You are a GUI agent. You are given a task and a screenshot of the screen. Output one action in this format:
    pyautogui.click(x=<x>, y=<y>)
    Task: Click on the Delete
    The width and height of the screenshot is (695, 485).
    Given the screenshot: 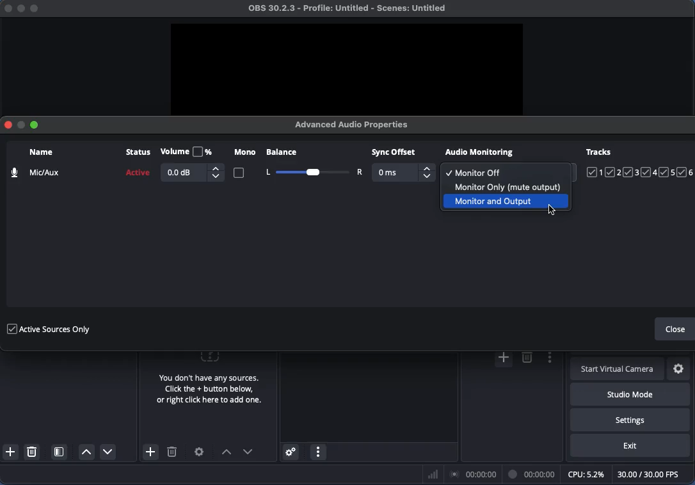 What is the action you would take?
    pyautogui.click(x=172, y=454)
    